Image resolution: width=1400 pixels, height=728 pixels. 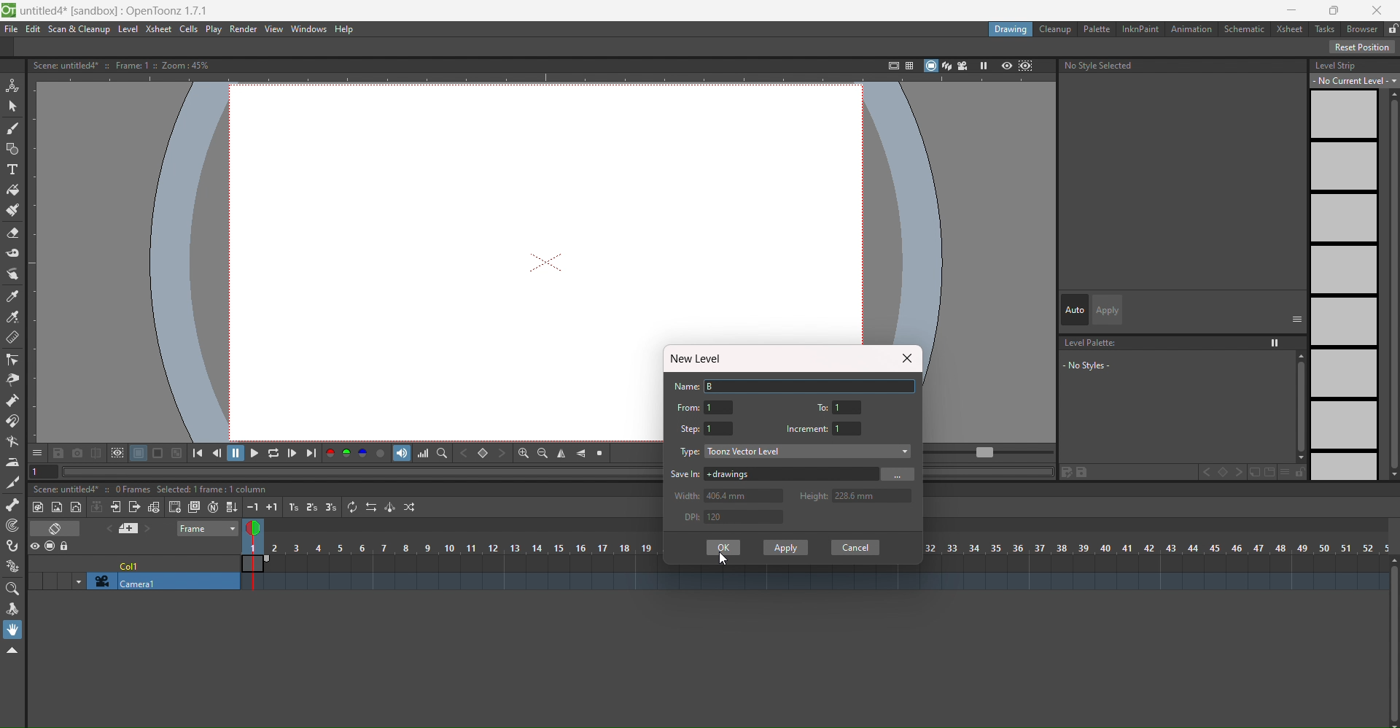 I want to click on file name app name and version, so click(x=116, y=11).